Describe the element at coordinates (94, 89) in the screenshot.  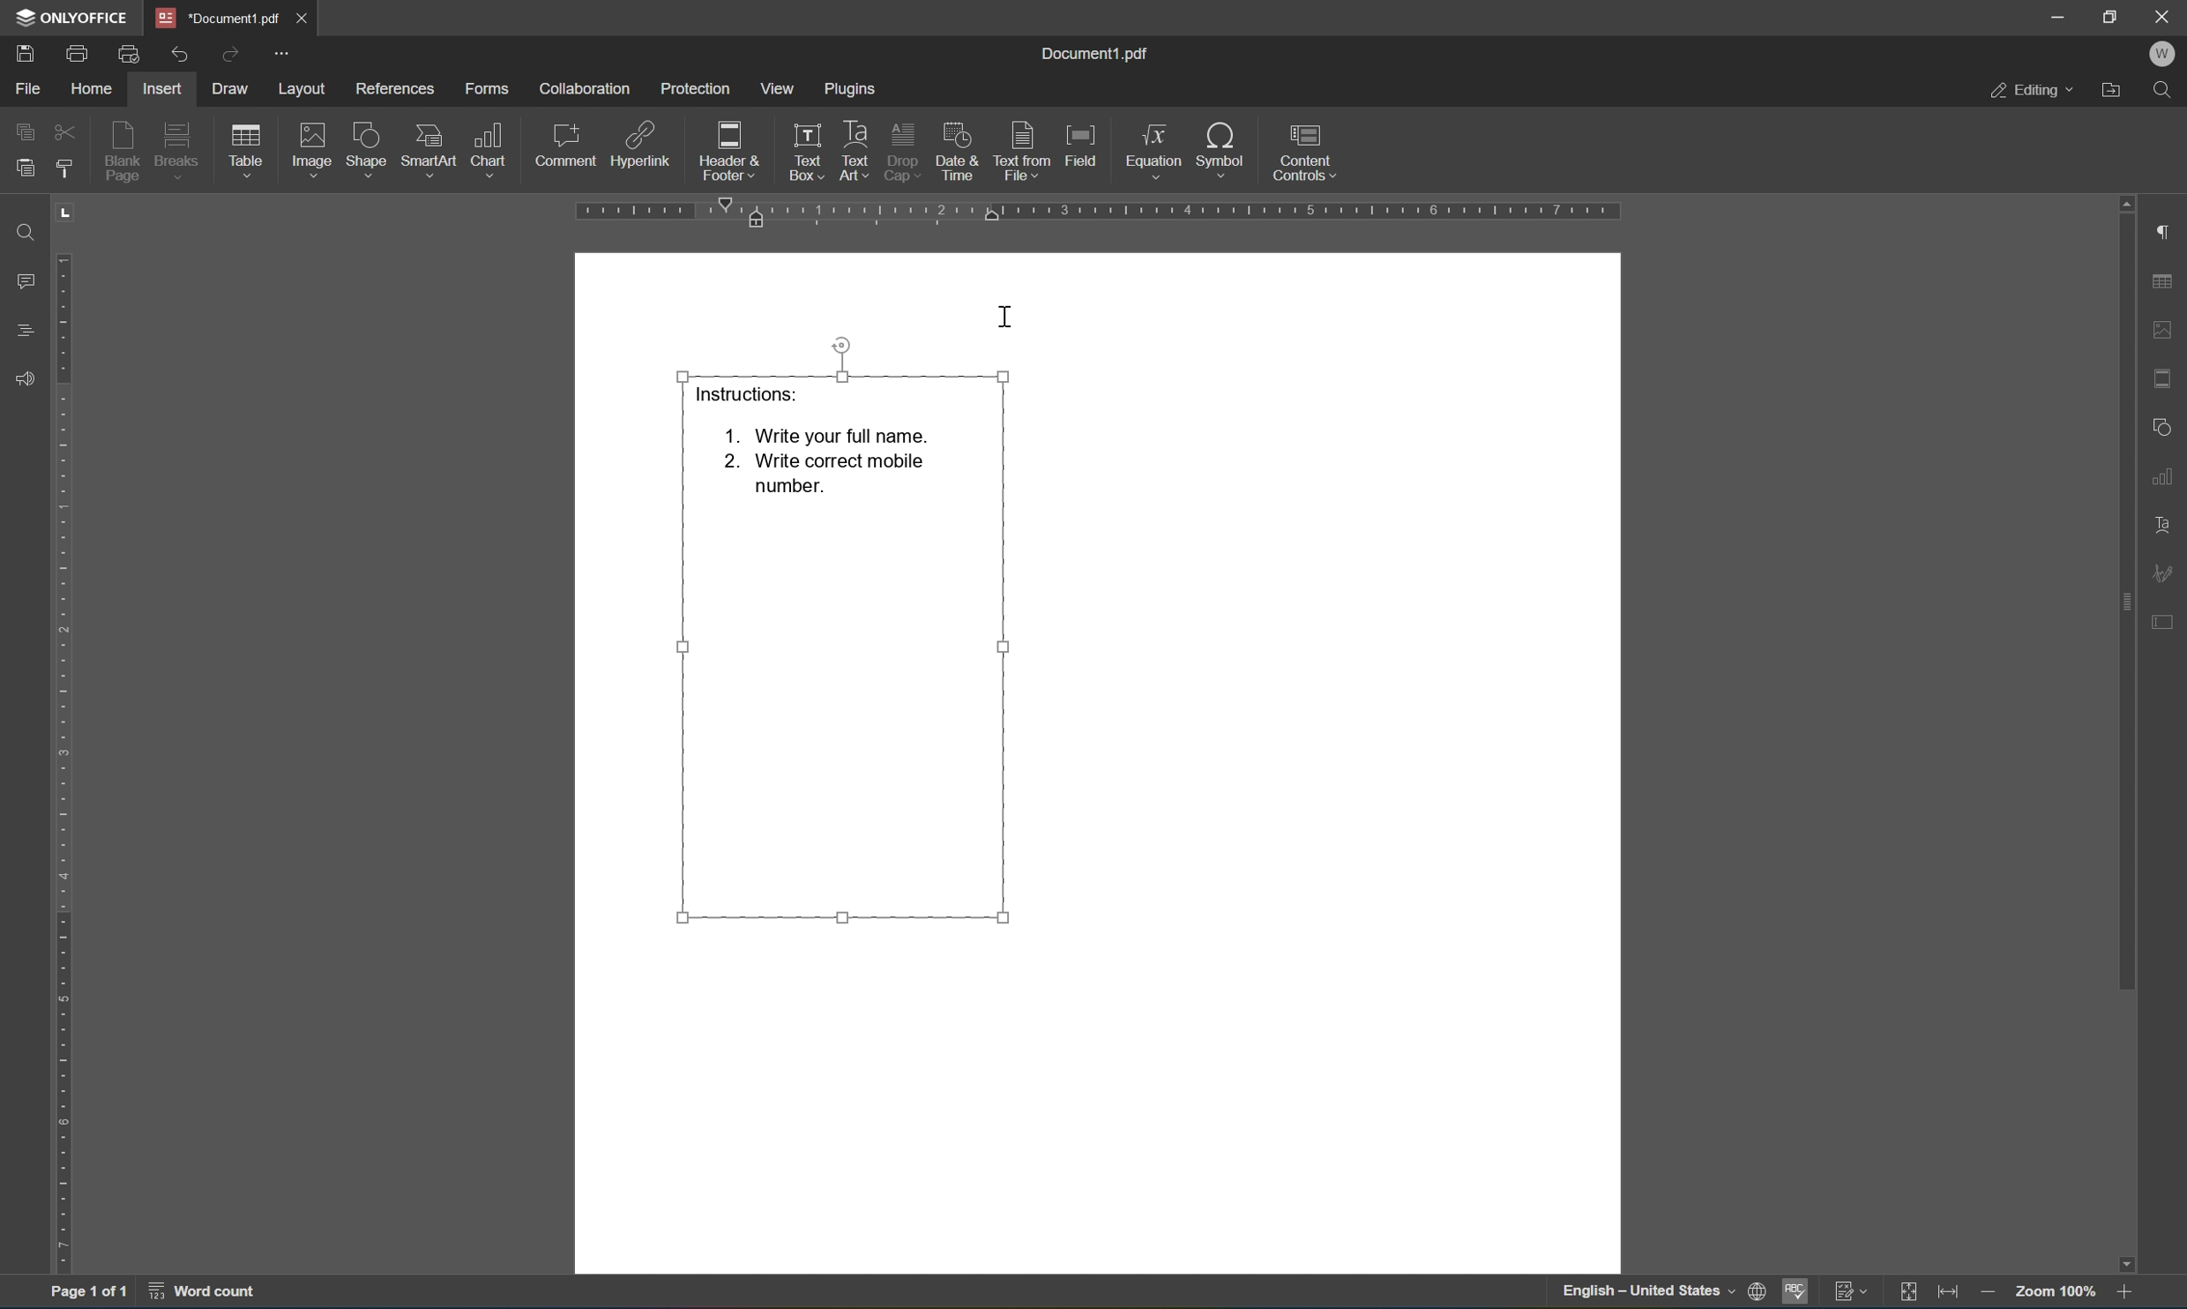
I see `home` at that location.